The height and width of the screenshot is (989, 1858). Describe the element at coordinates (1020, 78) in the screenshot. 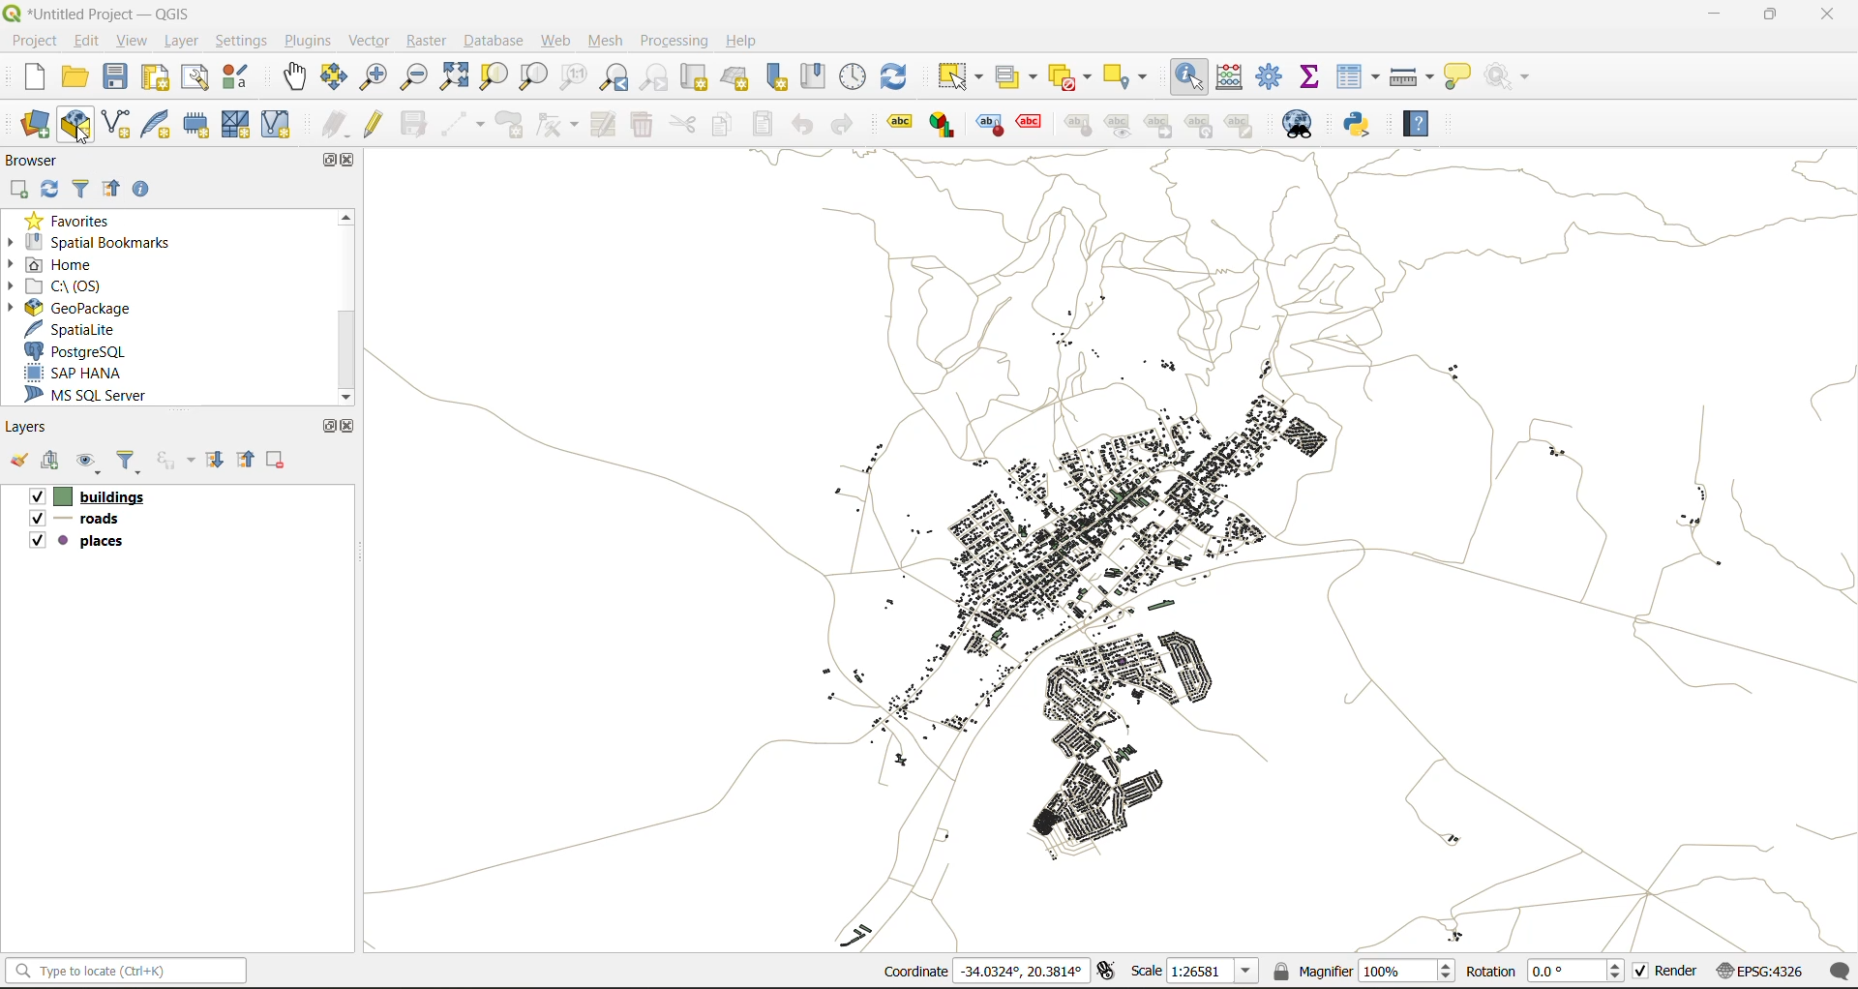

I see `select value` at that location.